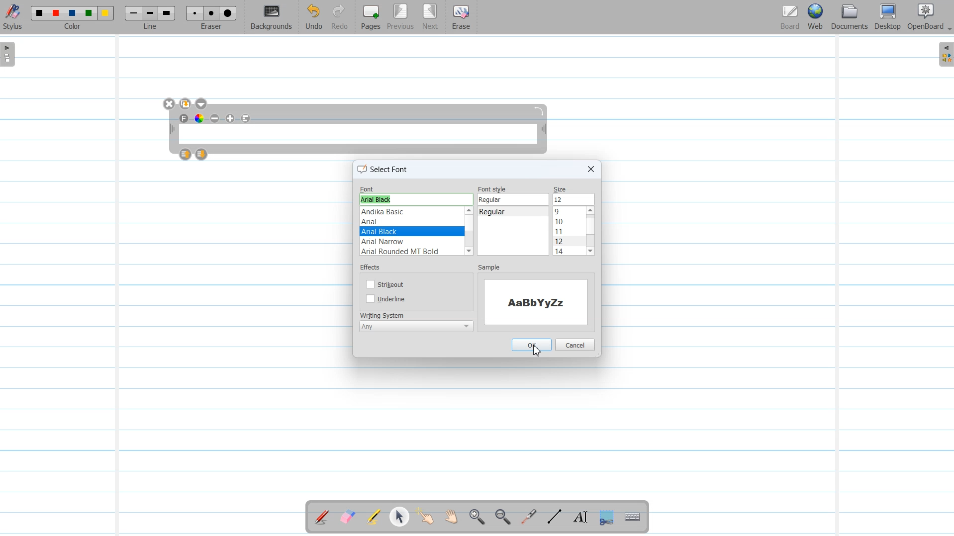 The image size is (954, 536). I want to click on Board, so click(790, 17).